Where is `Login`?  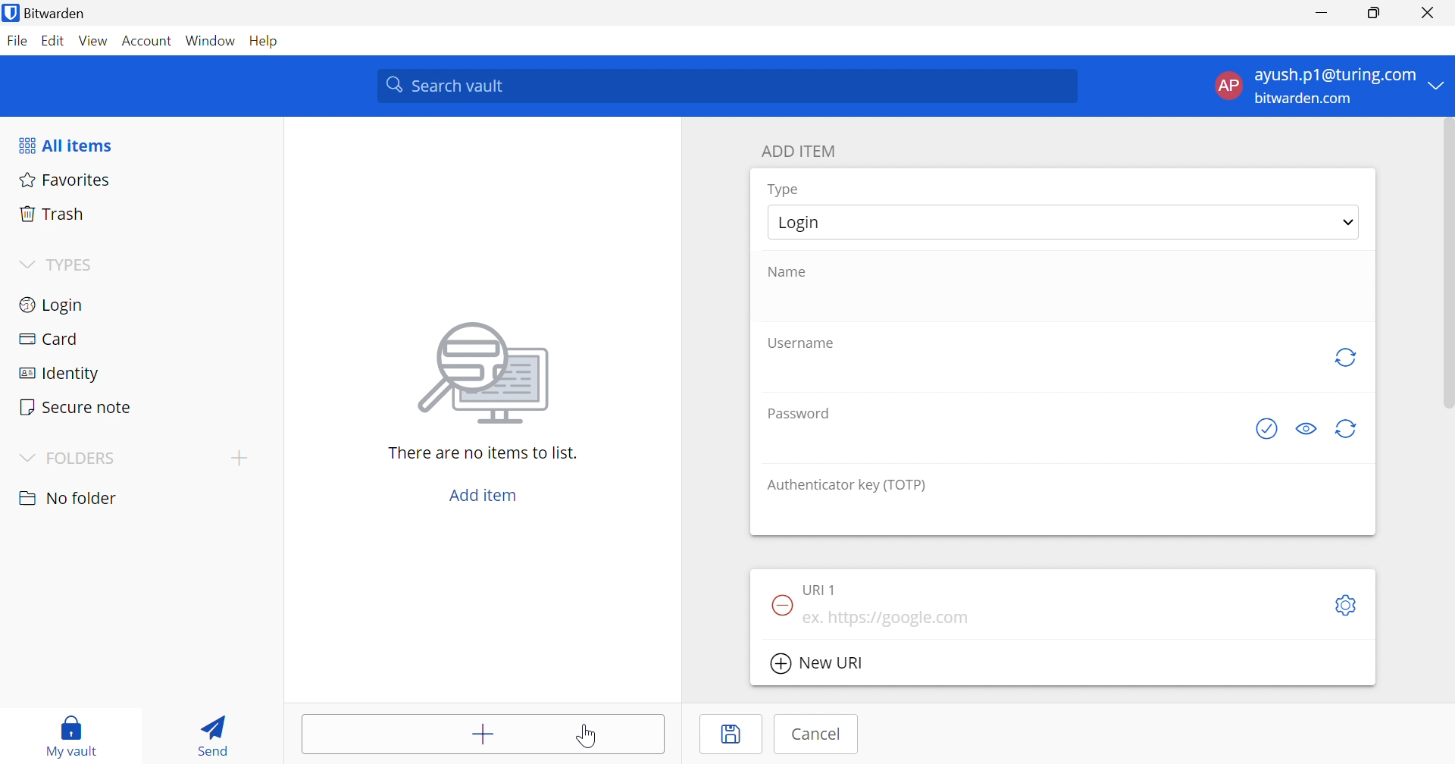
Login is located at coordinates (53, 305).